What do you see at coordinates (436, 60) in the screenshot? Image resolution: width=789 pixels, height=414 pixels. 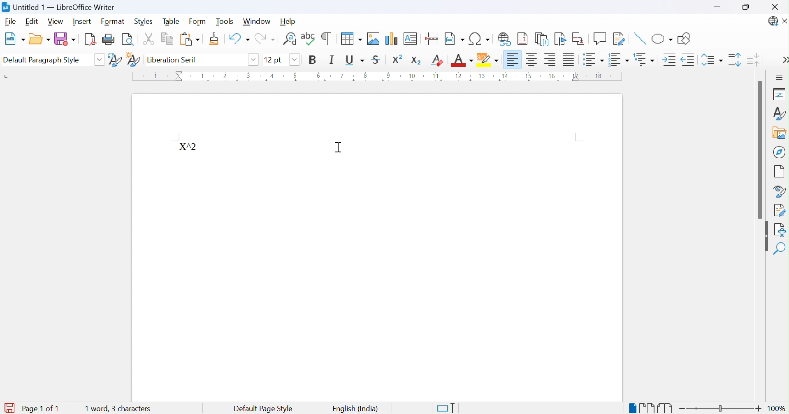 I see `Clear direct formatting` at bounding box center [436, 60].